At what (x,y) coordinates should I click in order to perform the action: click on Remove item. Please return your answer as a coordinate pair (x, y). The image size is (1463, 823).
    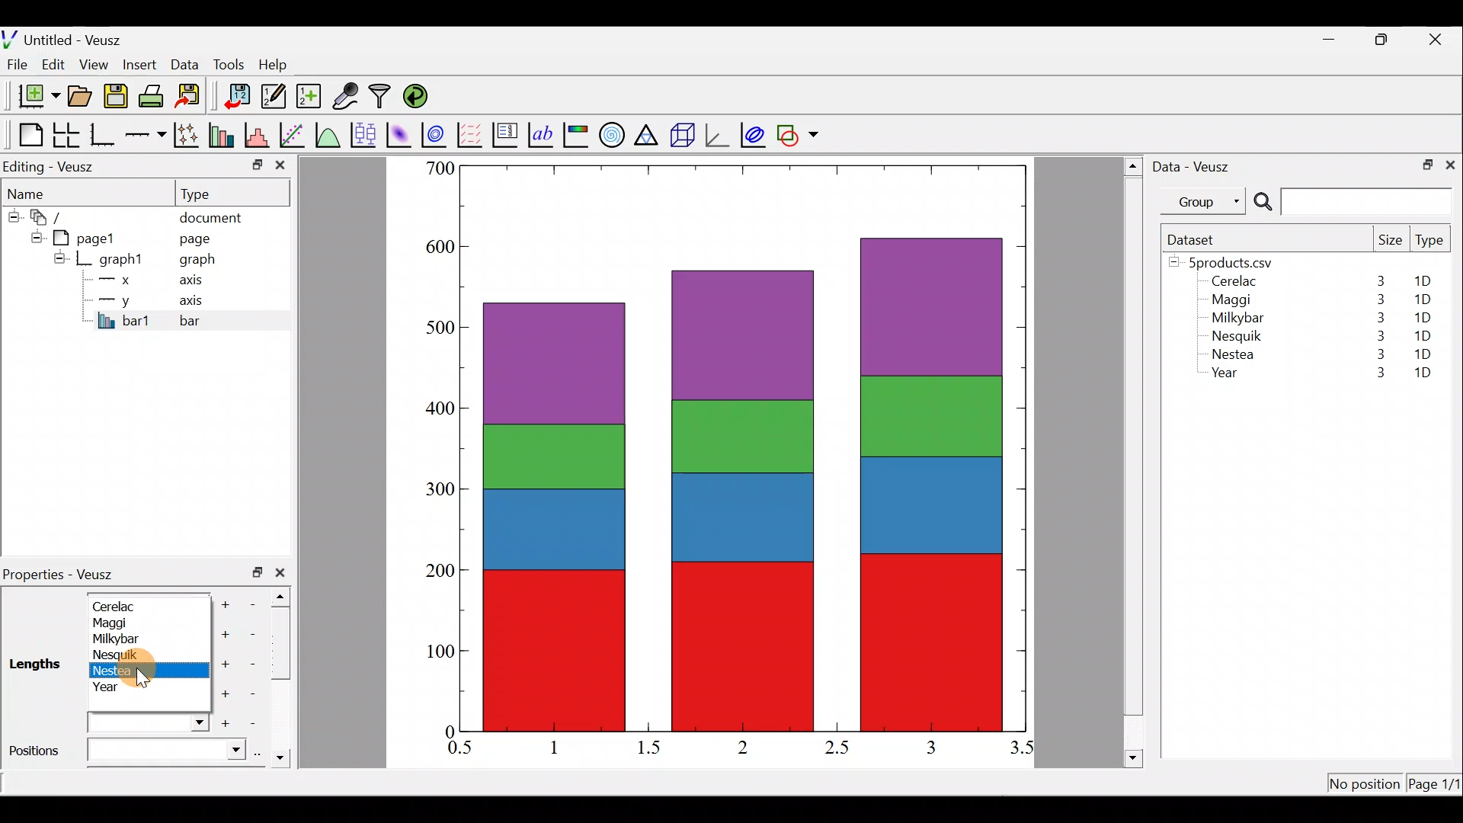
    Looking at the image, I should click on (253, 663).